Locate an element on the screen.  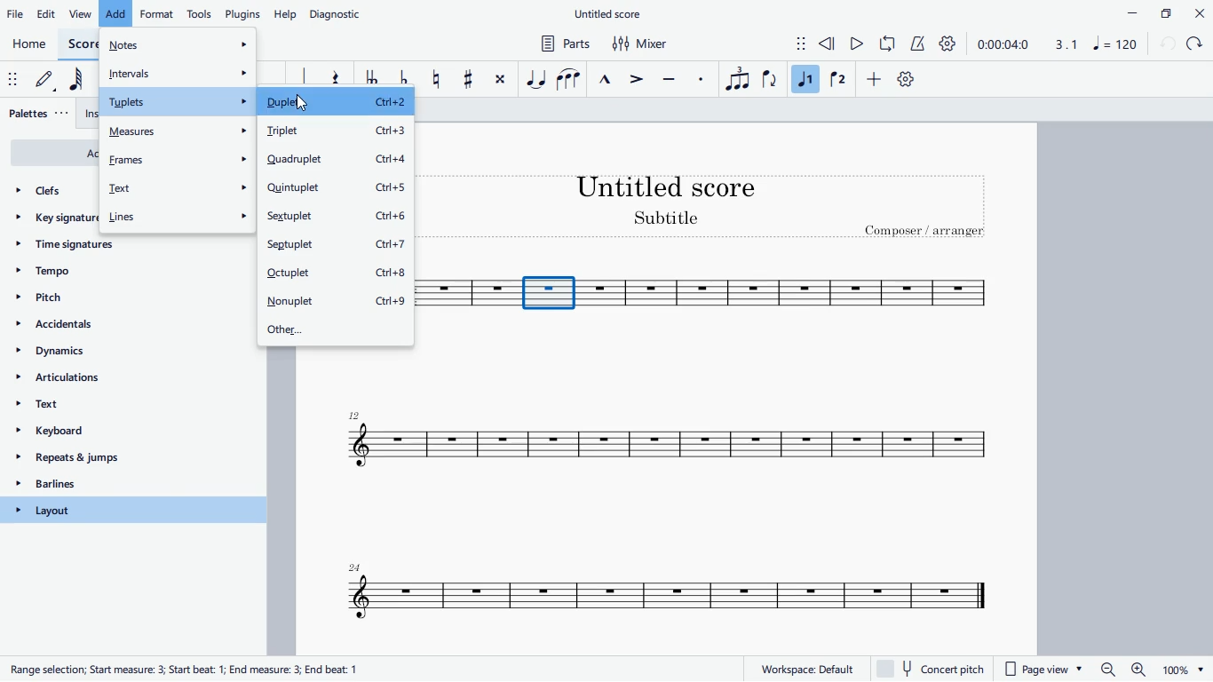
default is located at coordinates (48, 83).